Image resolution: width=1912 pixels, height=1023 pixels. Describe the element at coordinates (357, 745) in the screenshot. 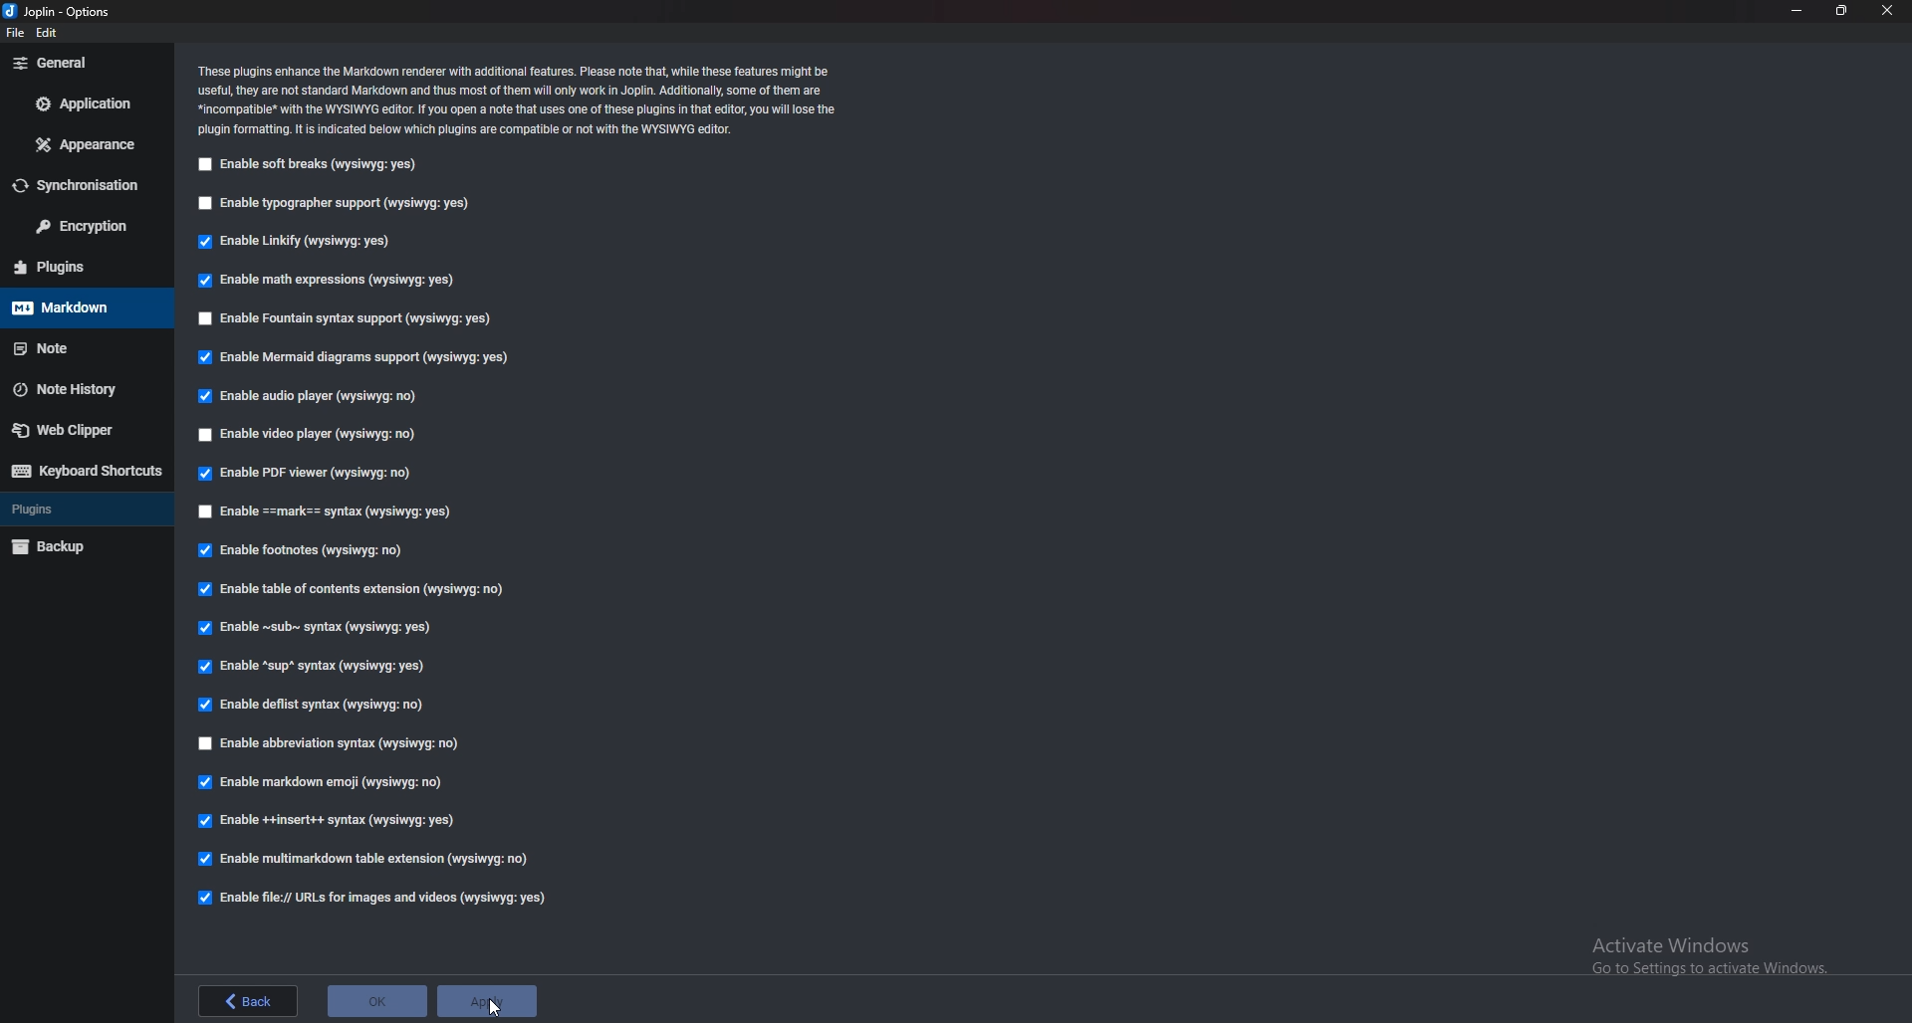

I see `enable abbreviations syntax` at that location.